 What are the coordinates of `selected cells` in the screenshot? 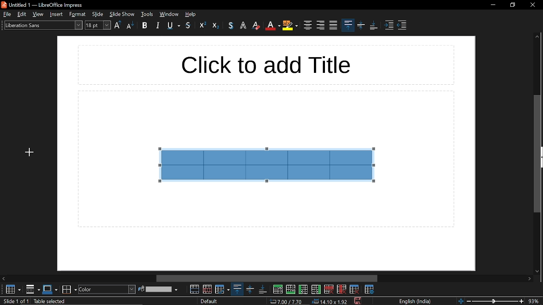 It's located at (270, 164).